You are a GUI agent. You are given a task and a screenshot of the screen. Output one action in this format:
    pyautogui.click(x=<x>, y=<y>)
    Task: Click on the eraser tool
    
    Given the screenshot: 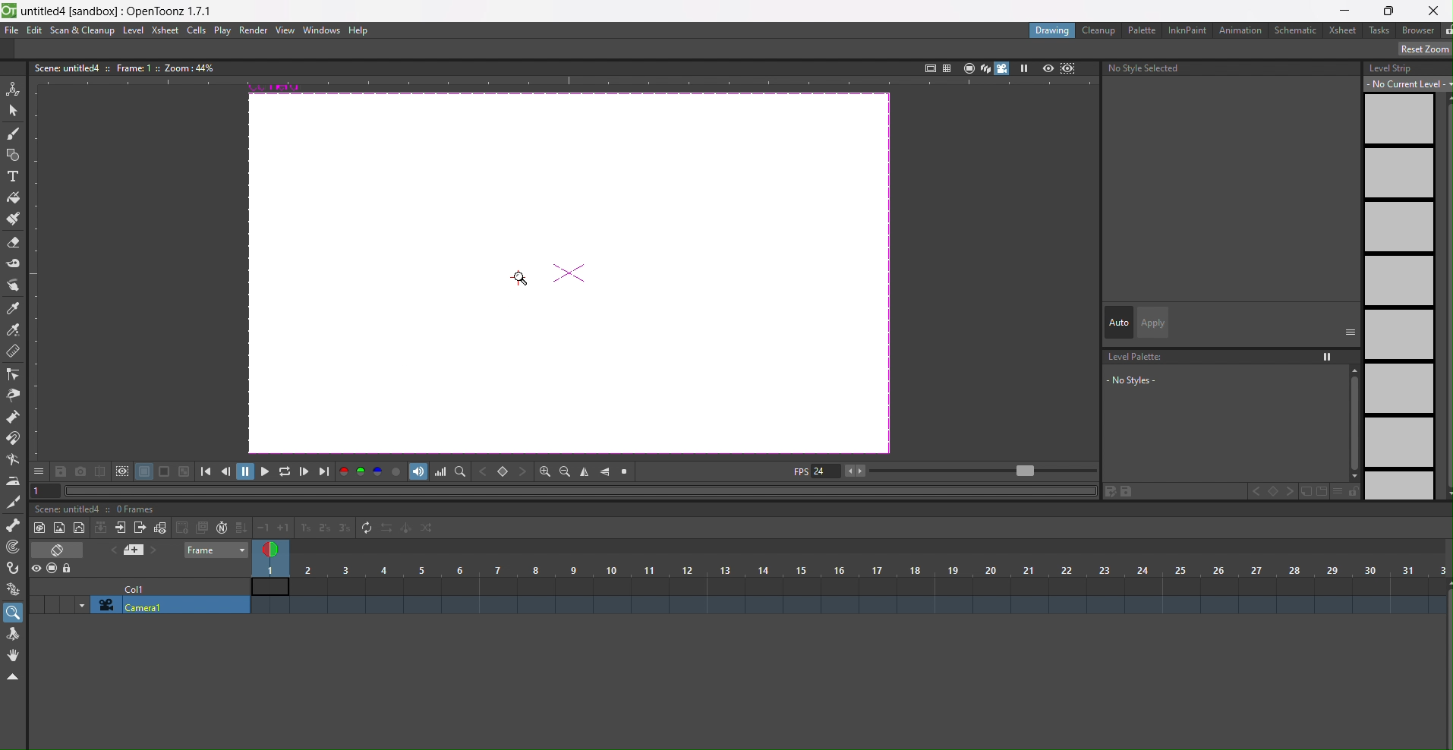 What is the action you would take?
    pyautogui.click(x=13, y=242)
    